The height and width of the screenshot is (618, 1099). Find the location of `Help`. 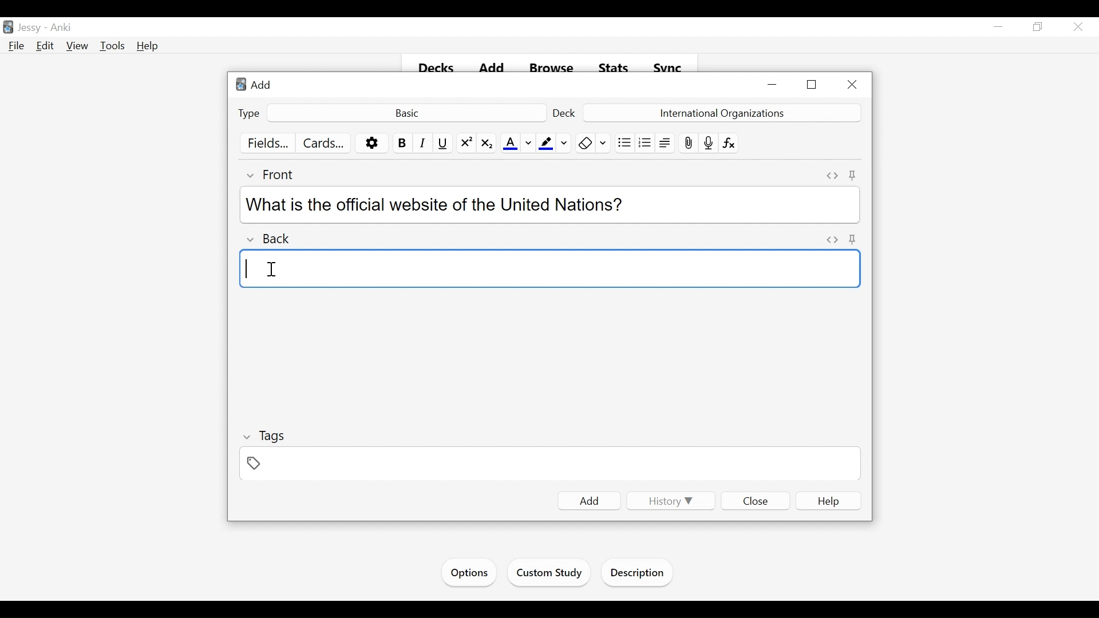

Help is located at coordinates (828, 500).